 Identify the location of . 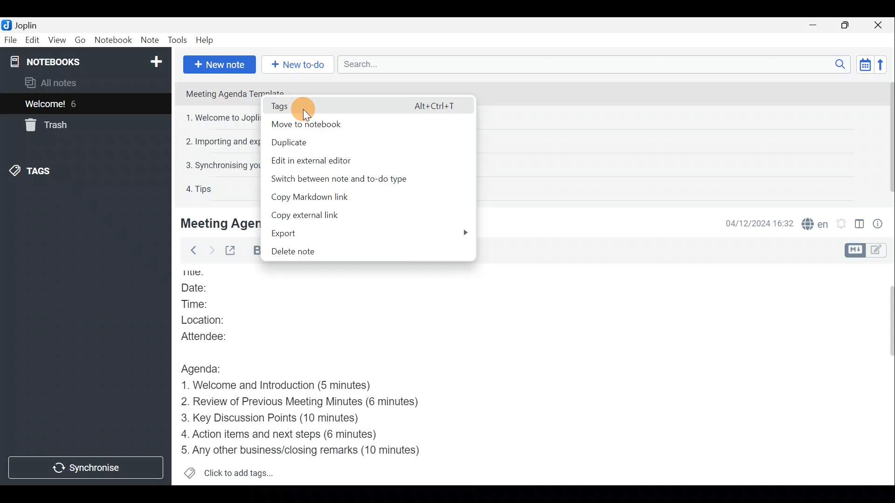
(202, 273).